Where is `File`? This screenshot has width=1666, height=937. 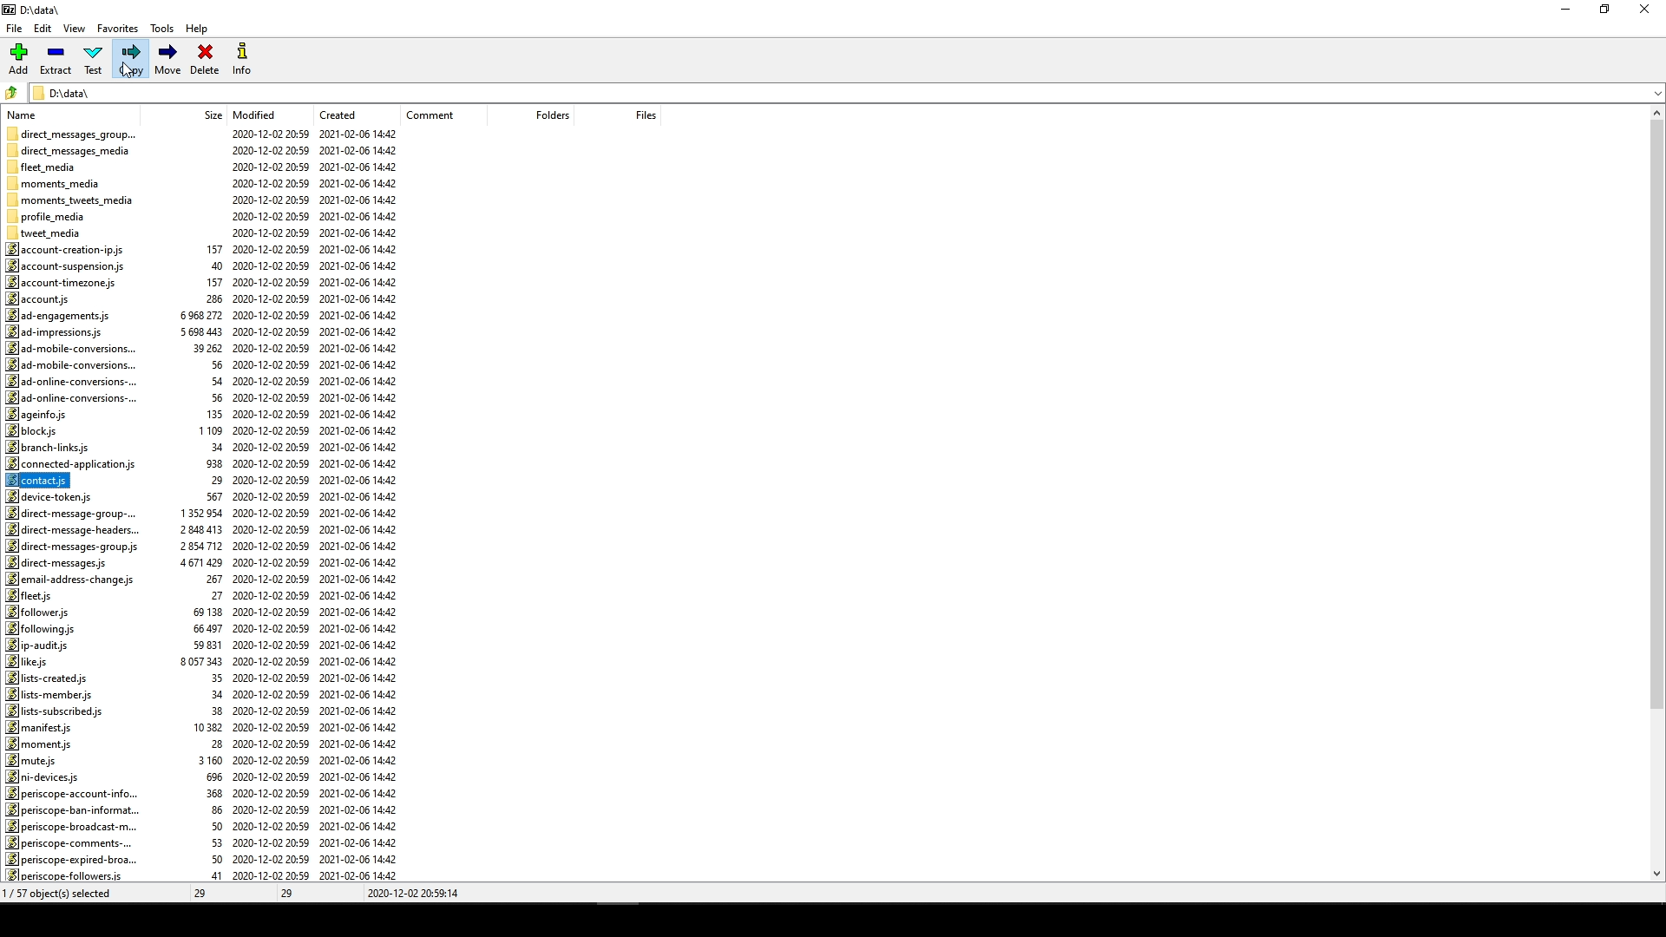 File is located at coordinates (17, 25).